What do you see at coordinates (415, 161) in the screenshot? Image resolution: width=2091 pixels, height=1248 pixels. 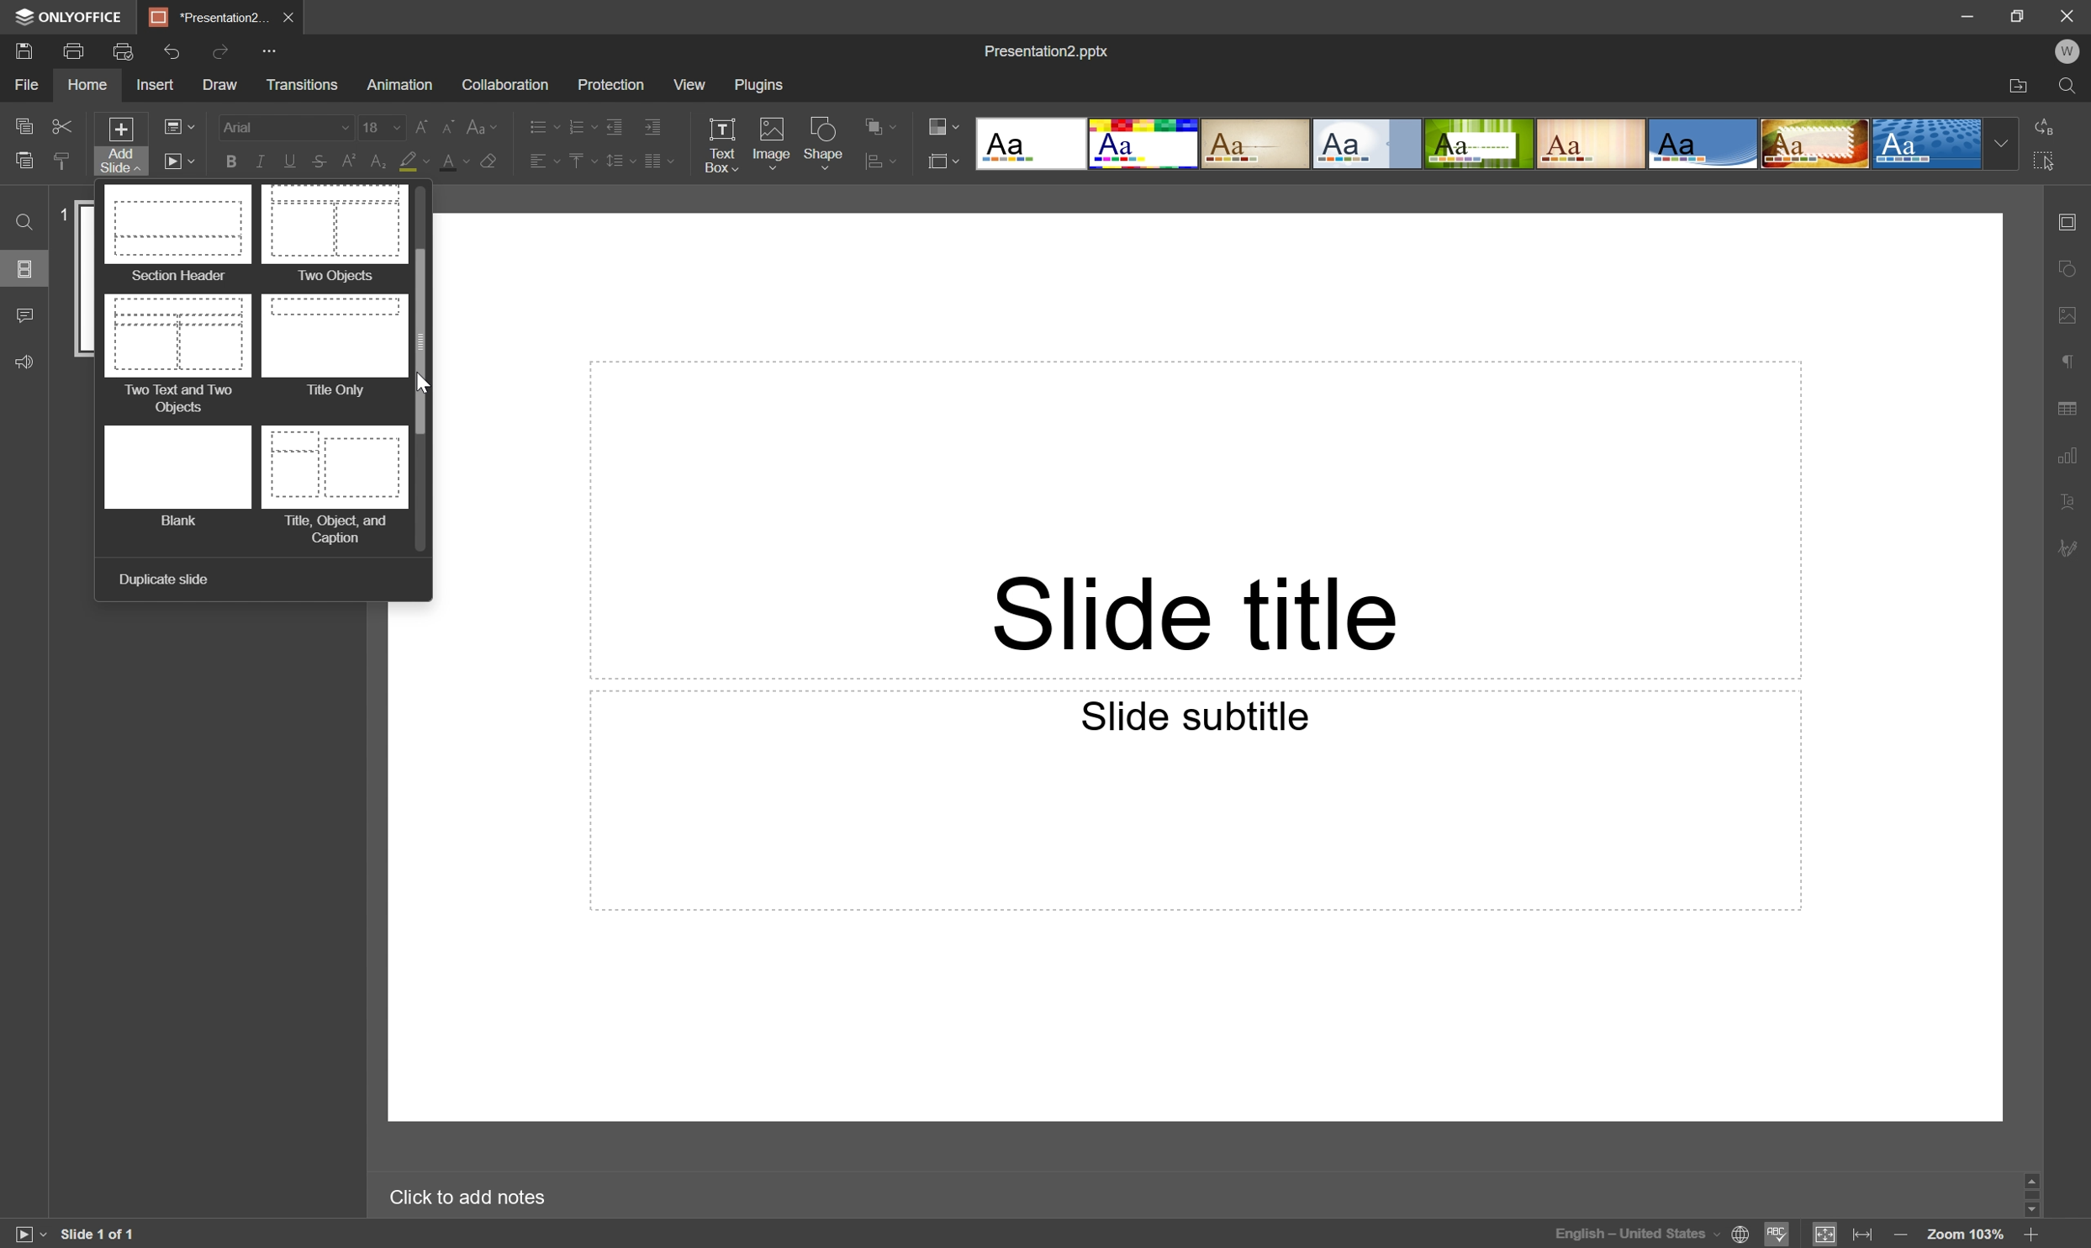 I see `Highlight color` at bounding box center [415, 161].